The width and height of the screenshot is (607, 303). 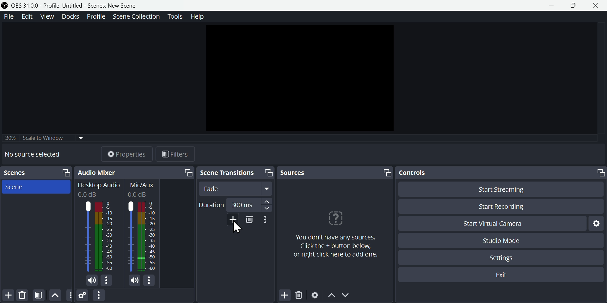 What do you see at coordinates (90, 281) in the screenshot?
I see `volume` at bounding box center [90, 281].